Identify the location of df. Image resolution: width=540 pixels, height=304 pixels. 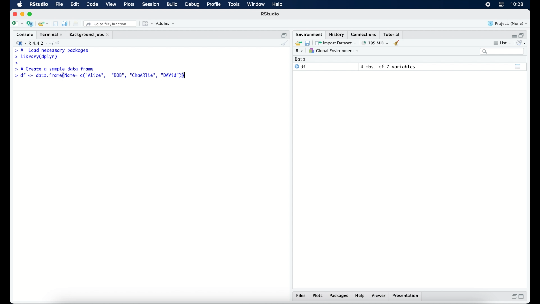
(300, 67).